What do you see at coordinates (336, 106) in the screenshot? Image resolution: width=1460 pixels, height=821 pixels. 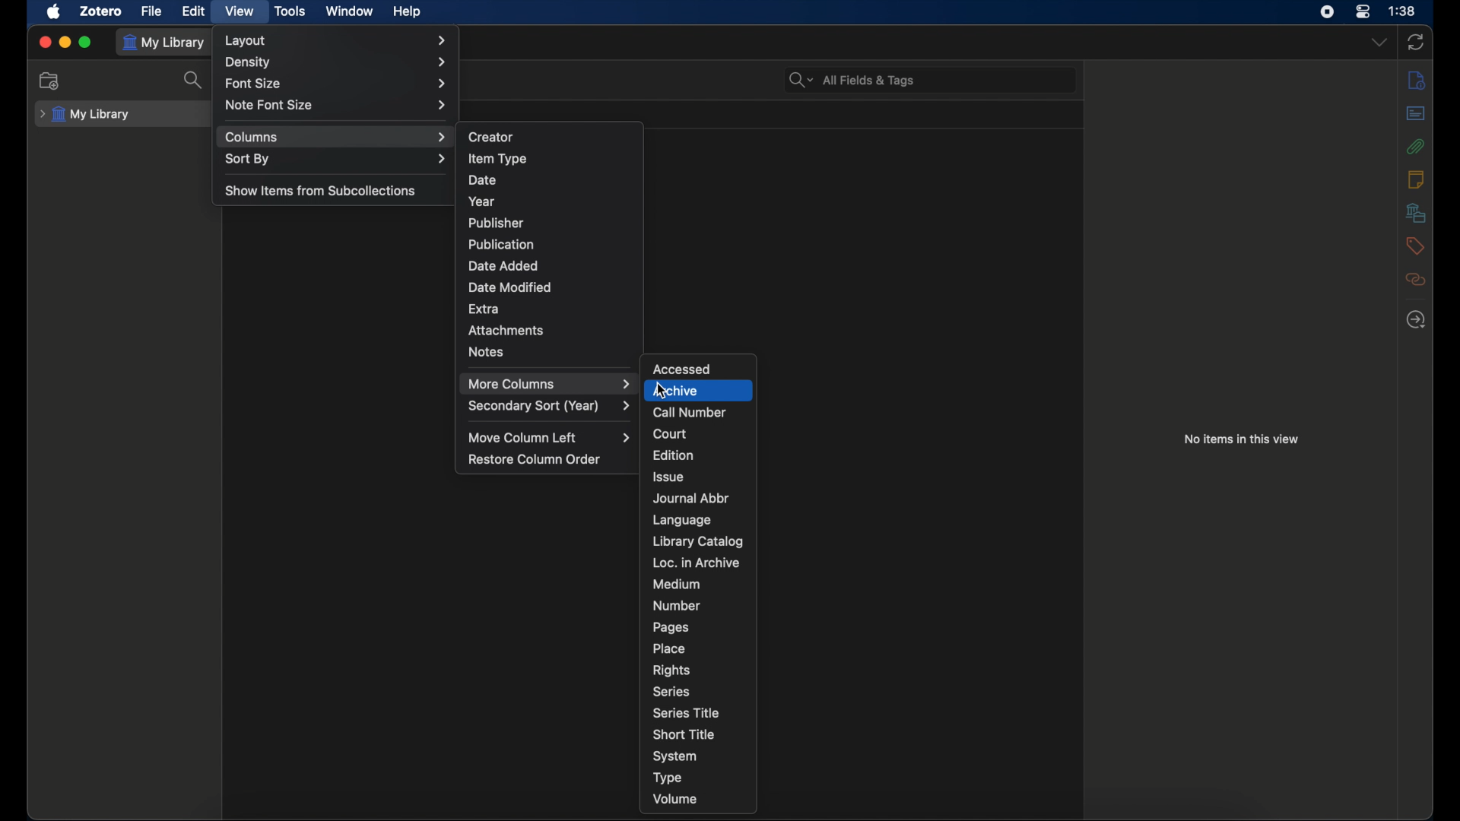 I see `note font size` at bounding box center [336, 106].